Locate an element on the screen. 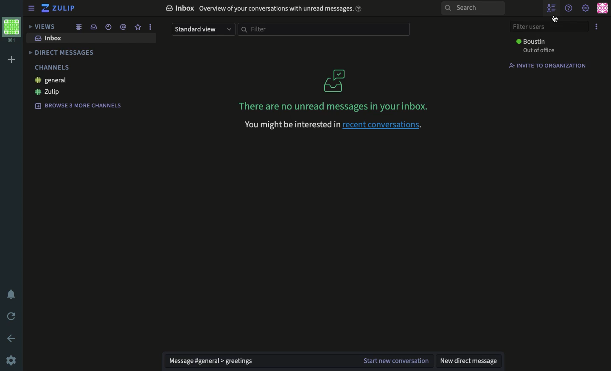  direct messages is located at coordinates (61, 52).